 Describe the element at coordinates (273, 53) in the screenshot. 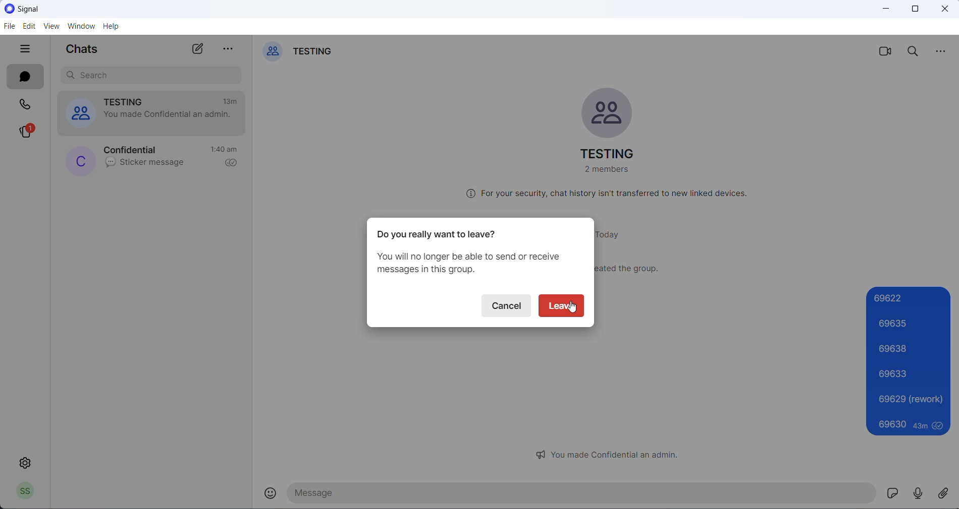

I see `group cover photo` at that location.